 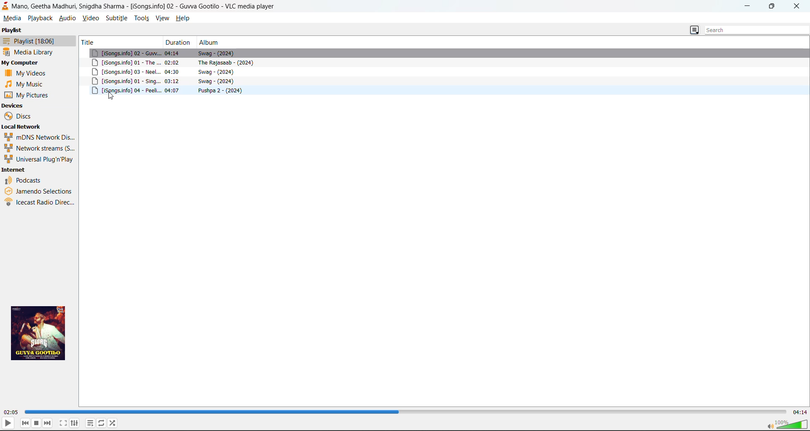 What do you see at coordinates (90, 423) in the screenshot?
I see `toggle playlist` at bounding box center [90, 423].